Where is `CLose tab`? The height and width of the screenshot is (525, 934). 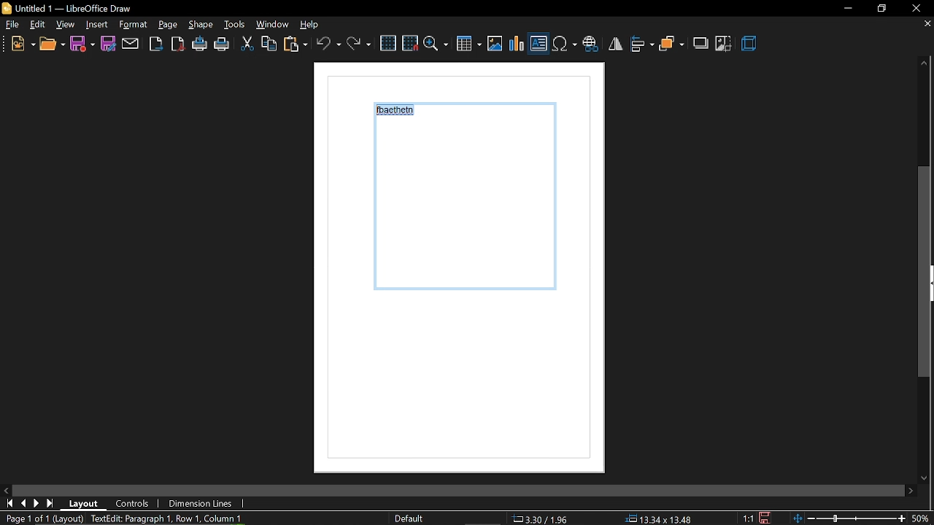 CLose tab is located at coordinates (927, 24).